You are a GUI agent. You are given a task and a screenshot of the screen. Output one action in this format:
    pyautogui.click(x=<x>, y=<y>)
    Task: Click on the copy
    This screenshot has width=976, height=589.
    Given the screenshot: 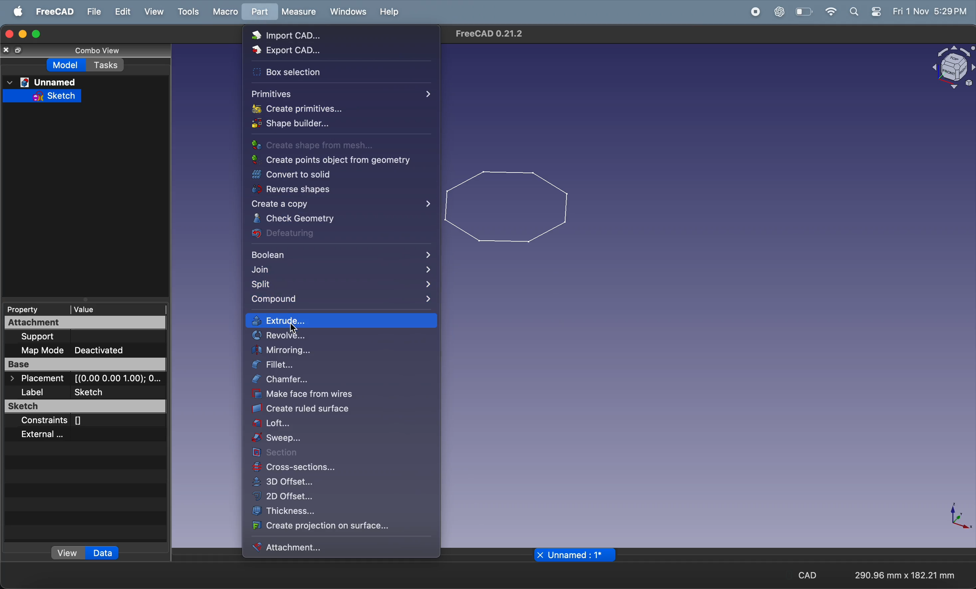 What is the action you would take?
    pyautogui.click(x=13, y=51)
    